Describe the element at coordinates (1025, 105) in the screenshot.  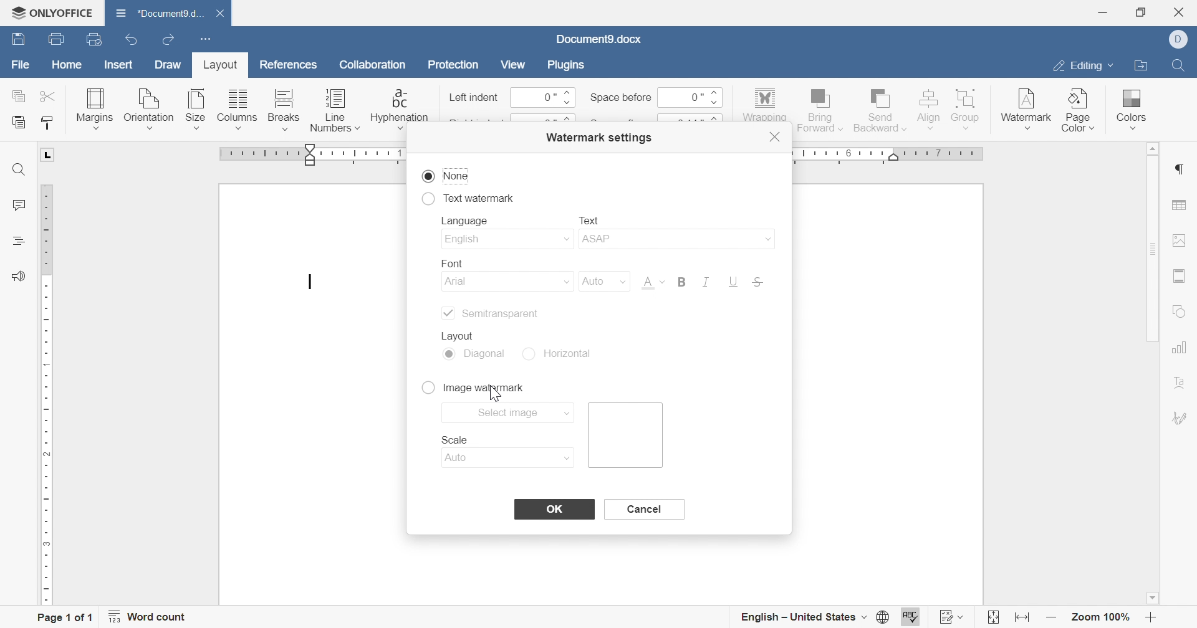
I see `watermark` at that location.